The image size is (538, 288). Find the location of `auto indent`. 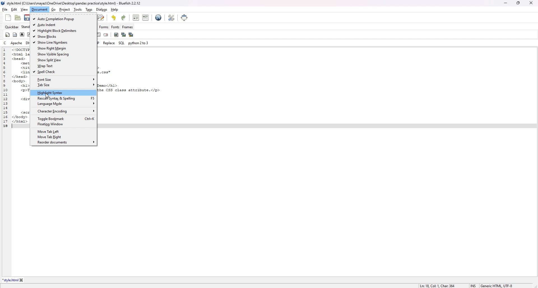

auto indent is located at coordinates (63, 24).